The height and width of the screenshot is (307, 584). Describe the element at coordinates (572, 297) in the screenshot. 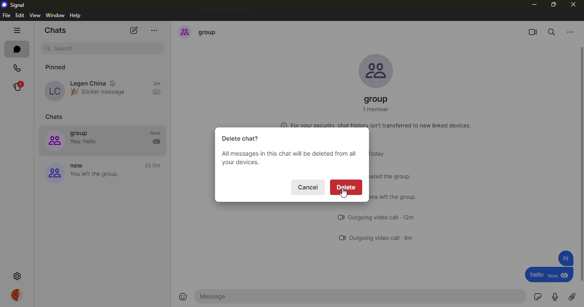

I see `attach` at that location.